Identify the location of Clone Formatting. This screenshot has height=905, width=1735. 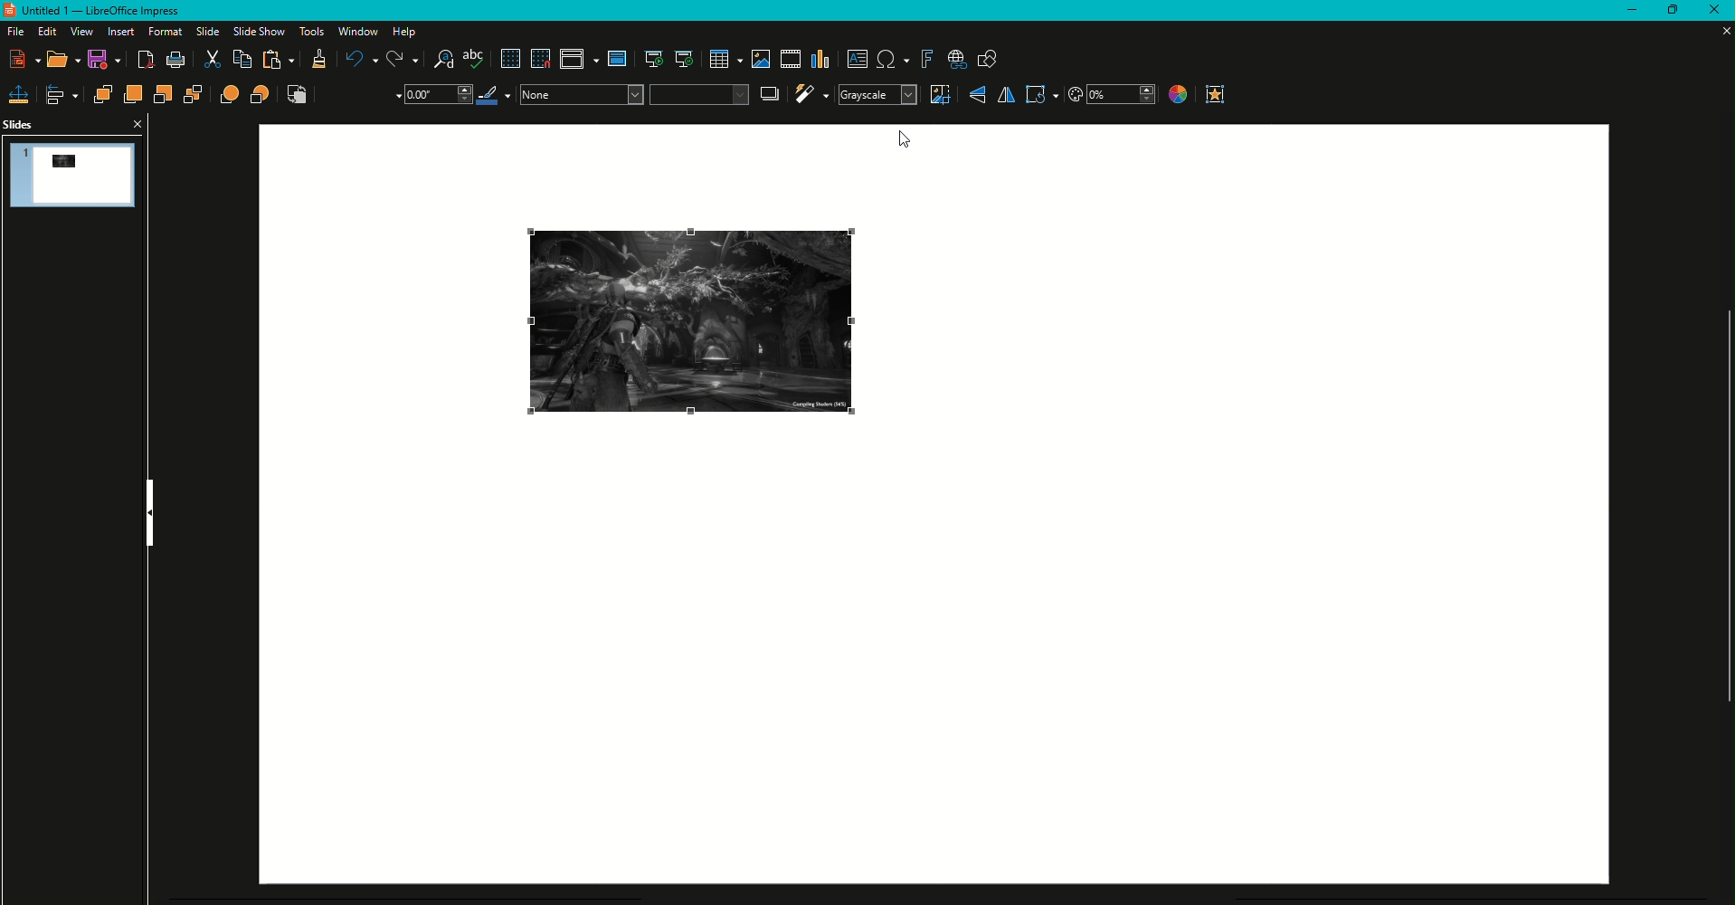
(318, 62).